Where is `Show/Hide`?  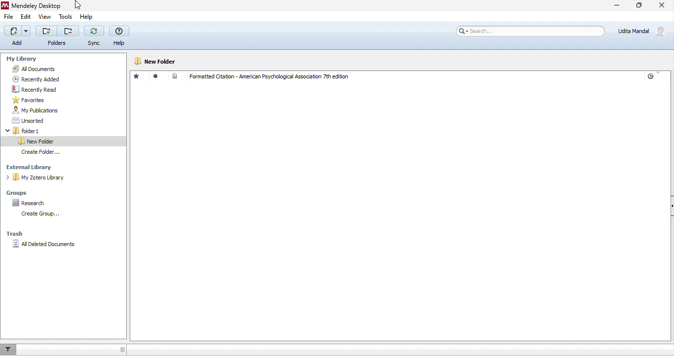 Show/Hide is located at coordinates (672, 206).